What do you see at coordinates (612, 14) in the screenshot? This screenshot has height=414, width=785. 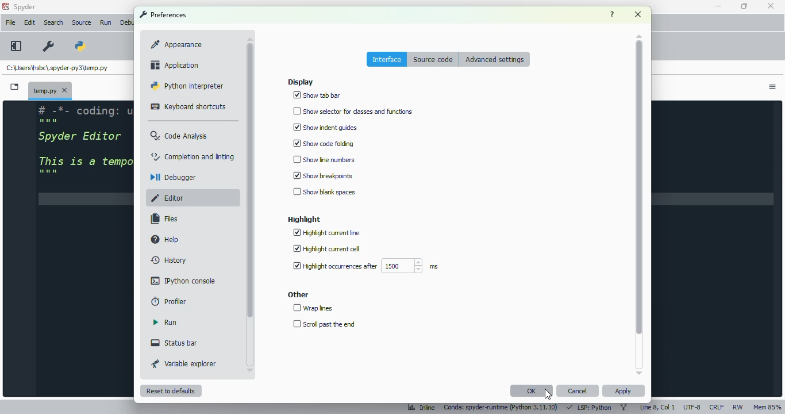 I see `help` at bounding box center [612, 14].